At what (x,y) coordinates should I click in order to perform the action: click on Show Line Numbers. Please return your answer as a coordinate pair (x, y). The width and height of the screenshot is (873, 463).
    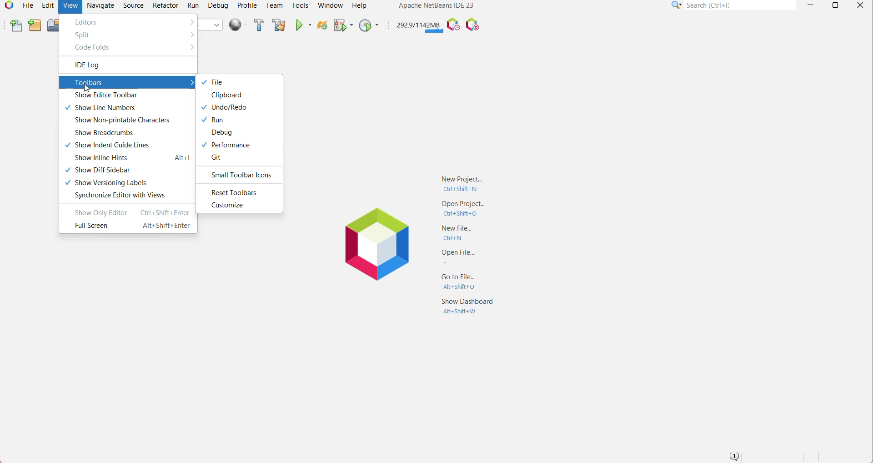
    Looking at the image, I should click on (112, 109).